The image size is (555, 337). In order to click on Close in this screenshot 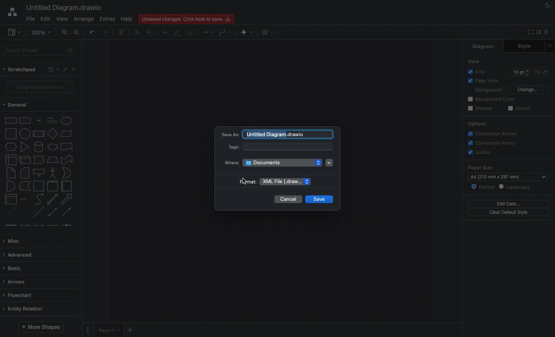, I will do `click(74, 69)`.